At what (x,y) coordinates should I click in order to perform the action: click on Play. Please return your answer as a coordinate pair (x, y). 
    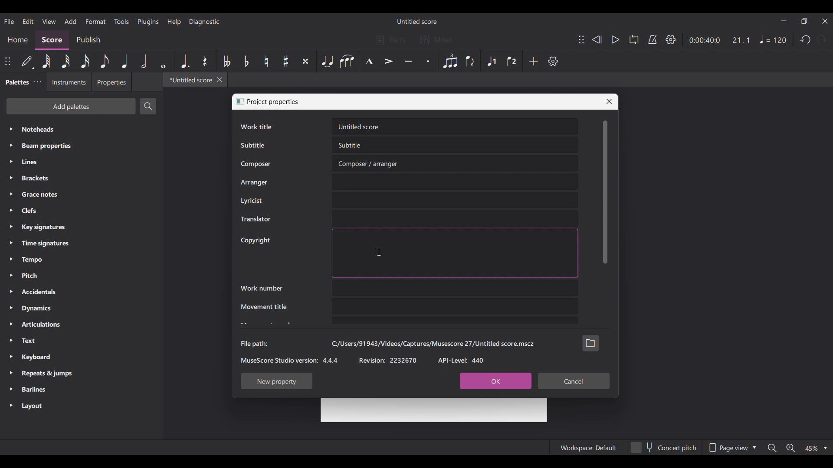
    Looking at the image, I should click on (616, 39).